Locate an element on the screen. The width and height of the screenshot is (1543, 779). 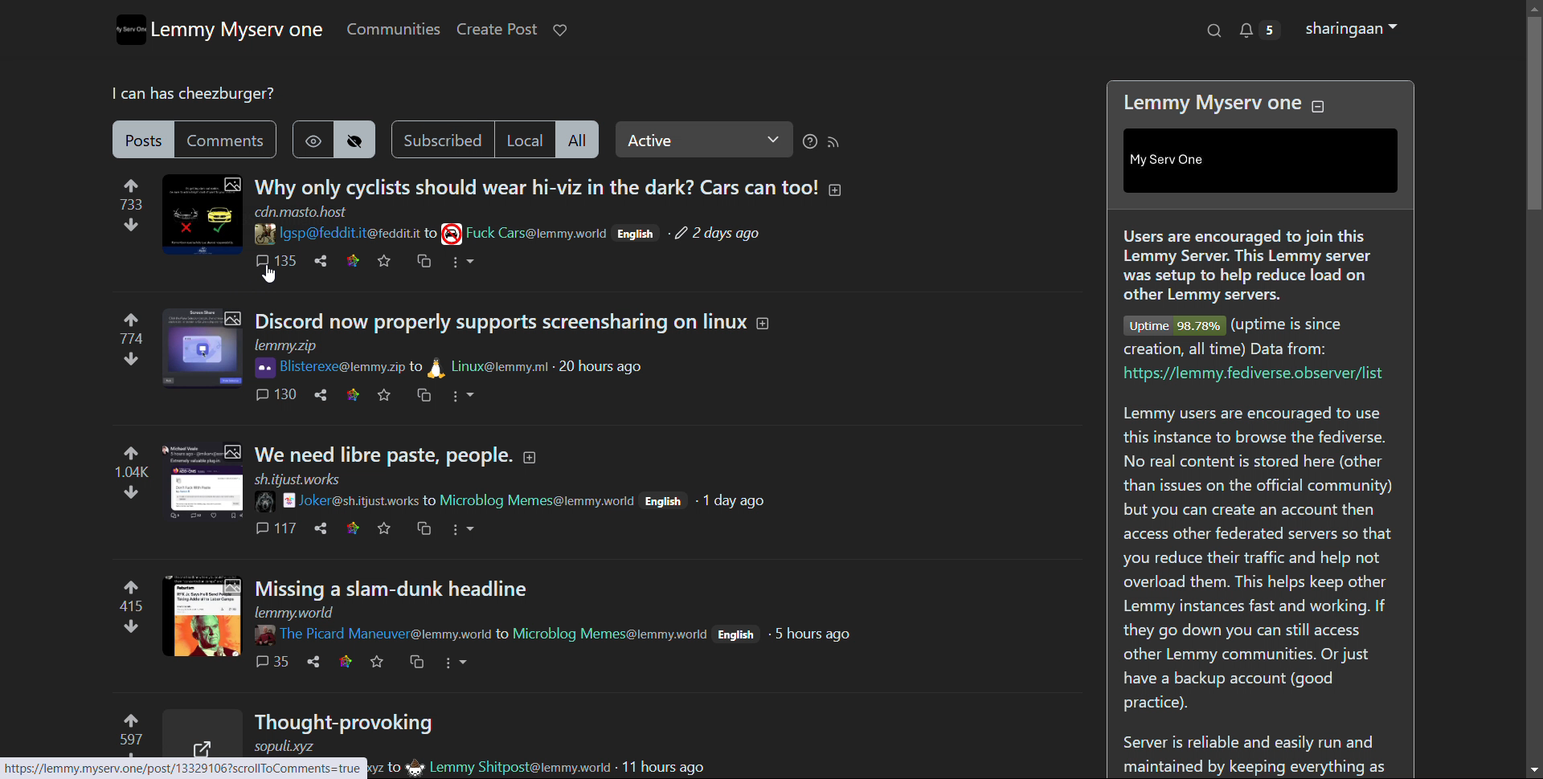
Users are encouraged to join this
Lemmy Server. This Lemmy server
was setup to help reduce load on
other Lemmy servers.

Uptime 98.78% (uptime is since
creation, all time) Data from: is located at coordinates (1259, 290).